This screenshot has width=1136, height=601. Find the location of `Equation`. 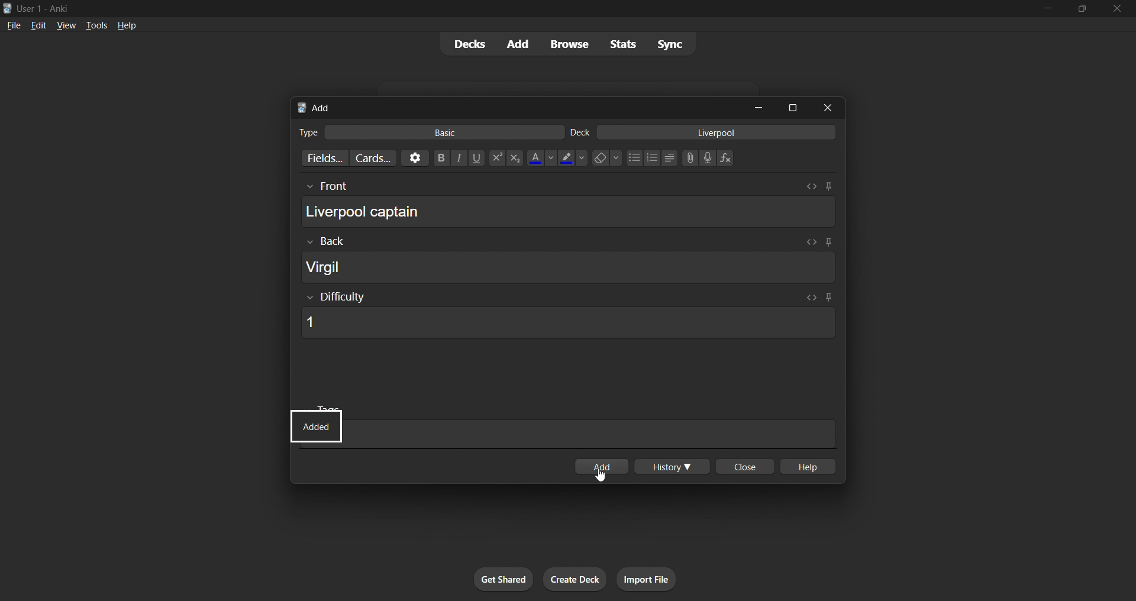

Equation is located at coordinates (725, 158).